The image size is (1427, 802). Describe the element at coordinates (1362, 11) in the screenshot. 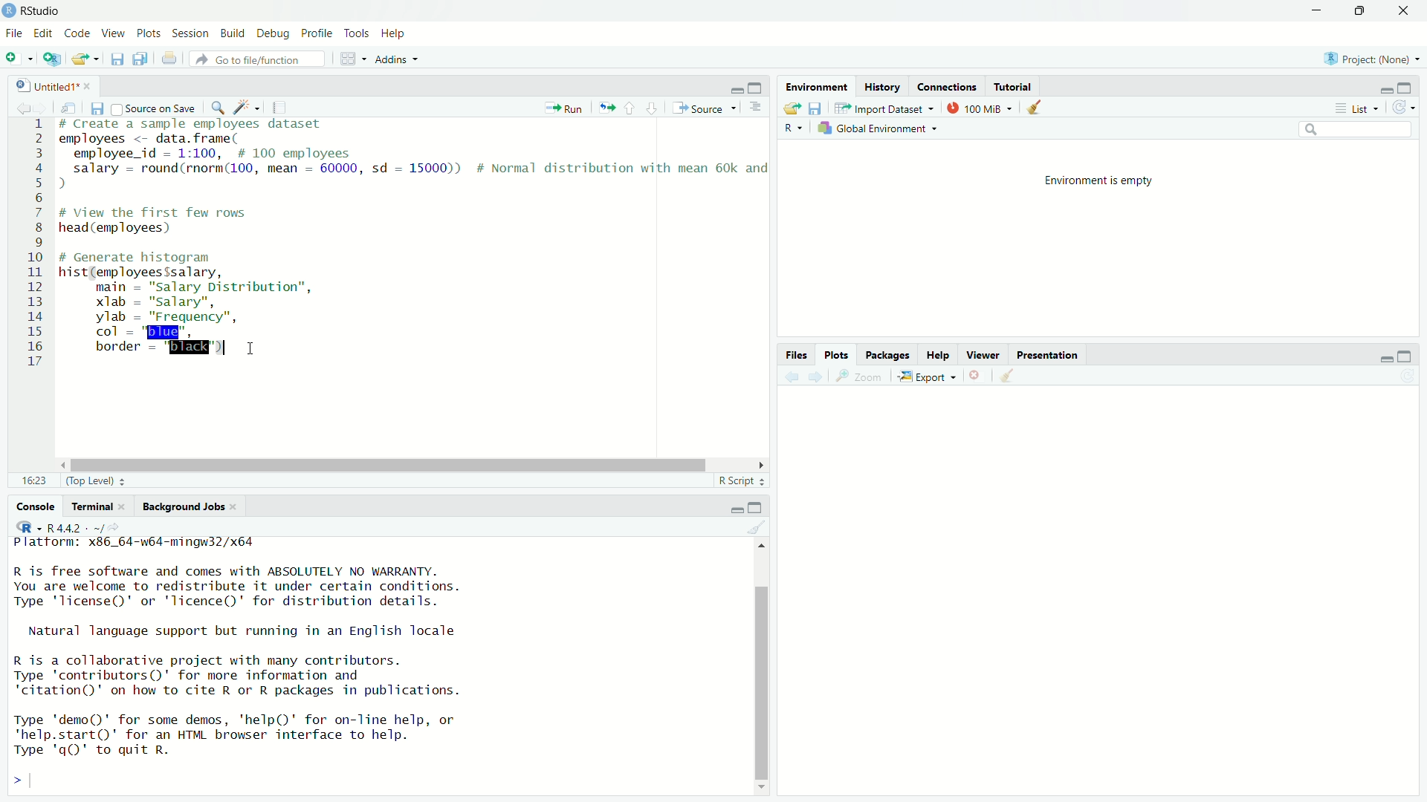

I see `maximize` at that location.